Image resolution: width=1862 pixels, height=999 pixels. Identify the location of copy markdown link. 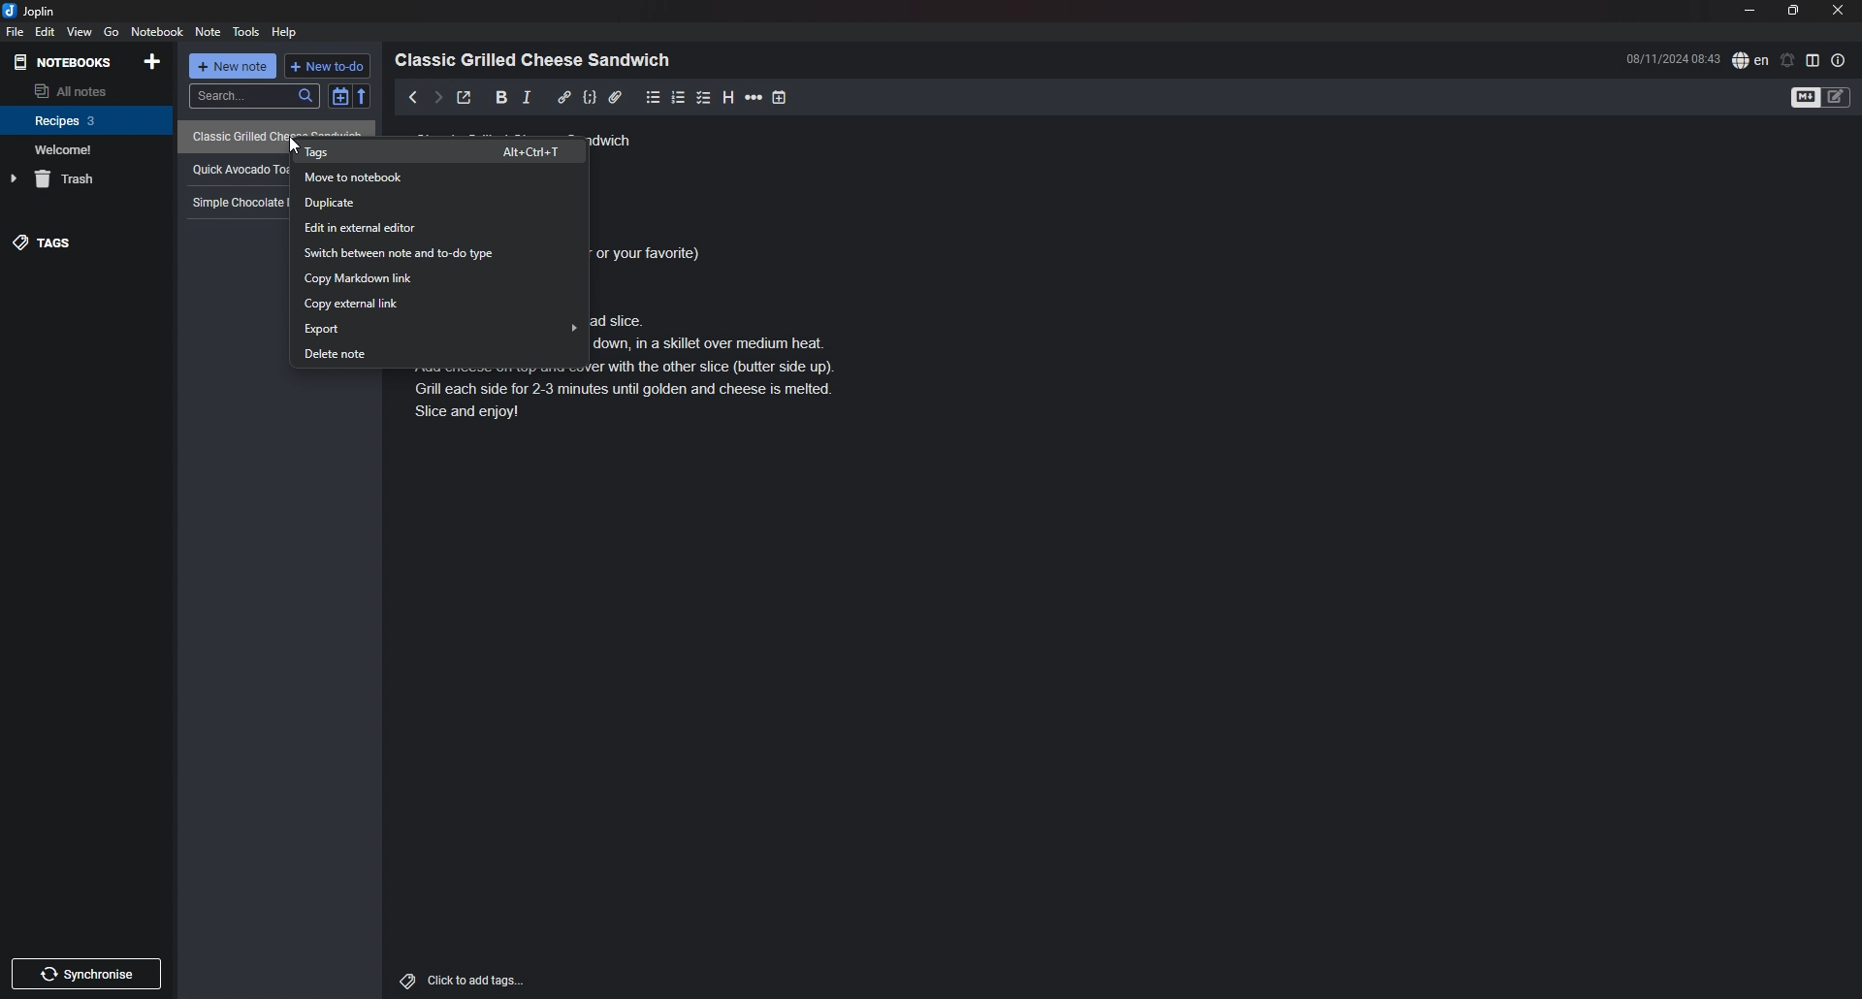
(439, 277).